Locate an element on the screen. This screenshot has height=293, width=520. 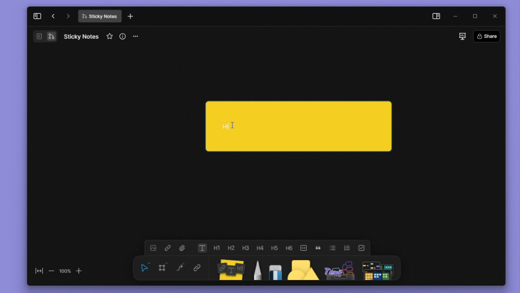
zoom out is located at coordinates (51, 269).